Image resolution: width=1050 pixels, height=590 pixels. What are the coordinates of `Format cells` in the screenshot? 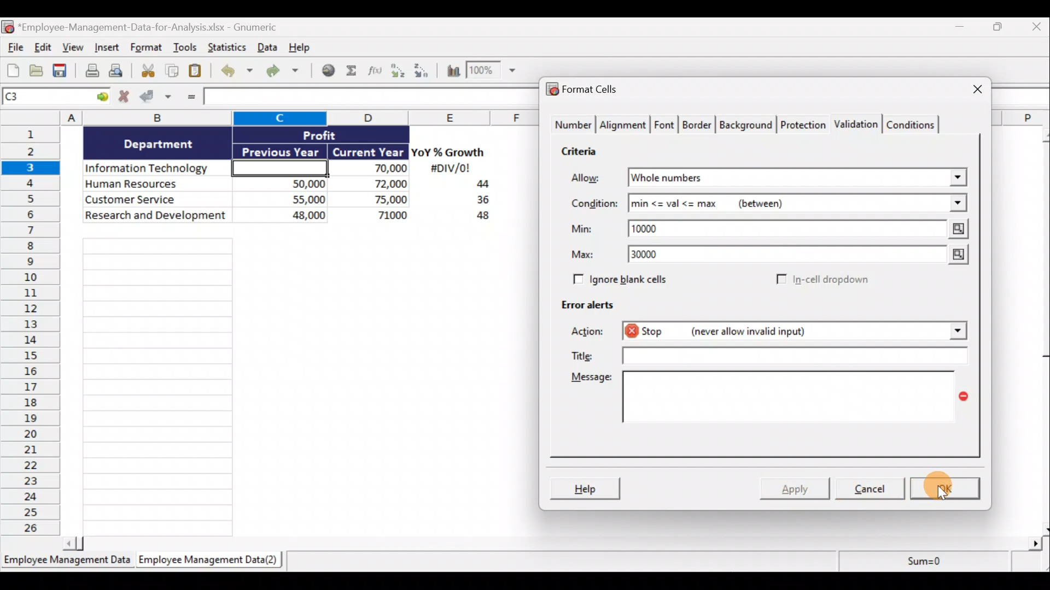 It's located at (585, 91).